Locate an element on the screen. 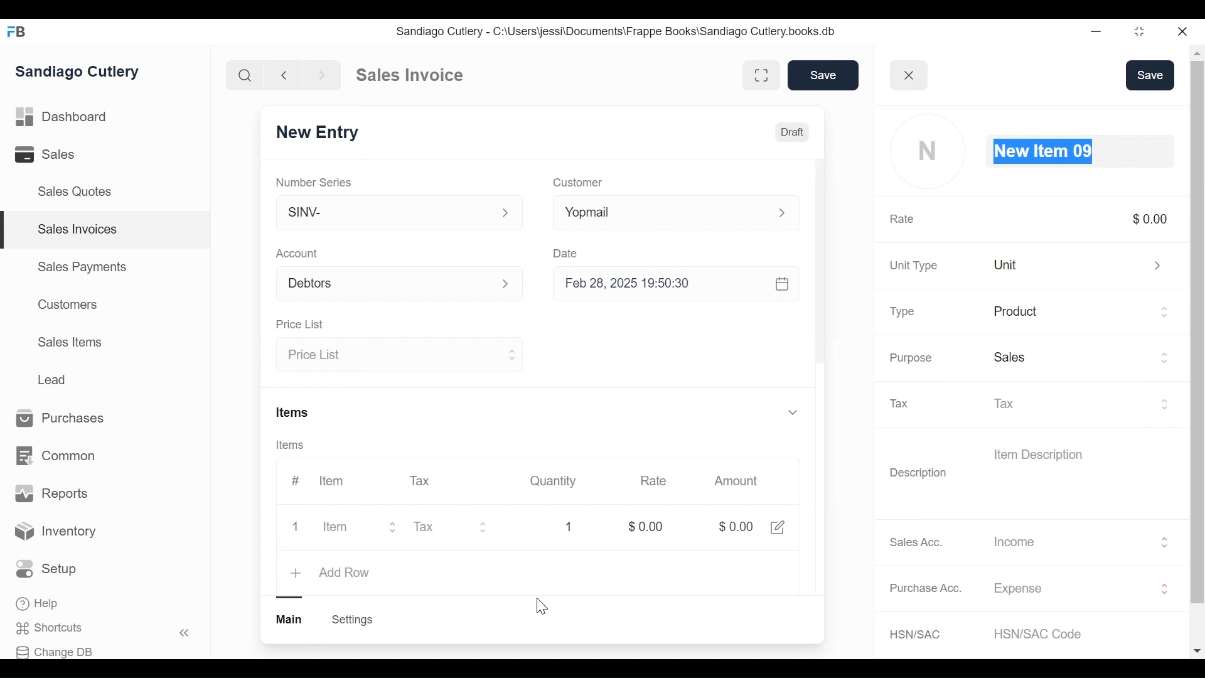 This screenshot has width=1205, height=678. Quantity is located at coordinates (552, 481).